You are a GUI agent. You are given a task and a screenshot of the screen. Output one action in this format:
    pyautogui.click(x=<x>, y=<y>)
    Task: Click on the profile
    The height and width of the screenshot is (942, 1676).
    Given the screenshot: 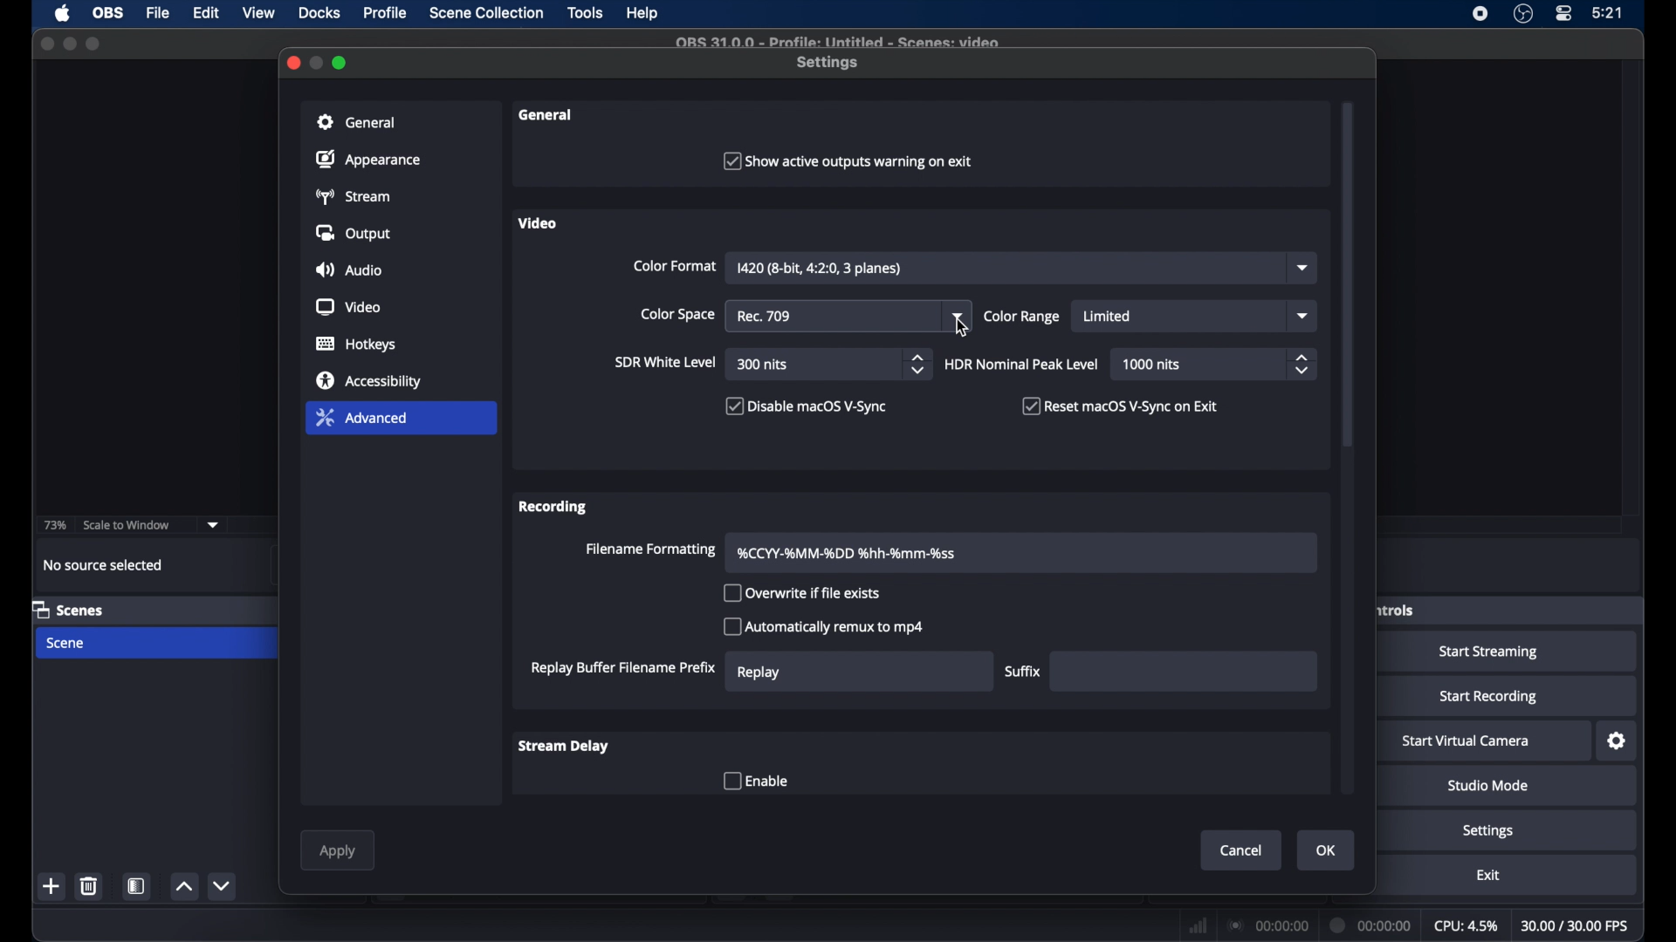 What is the action you would take?
    pyautogui.click(x=386, y=12)
    